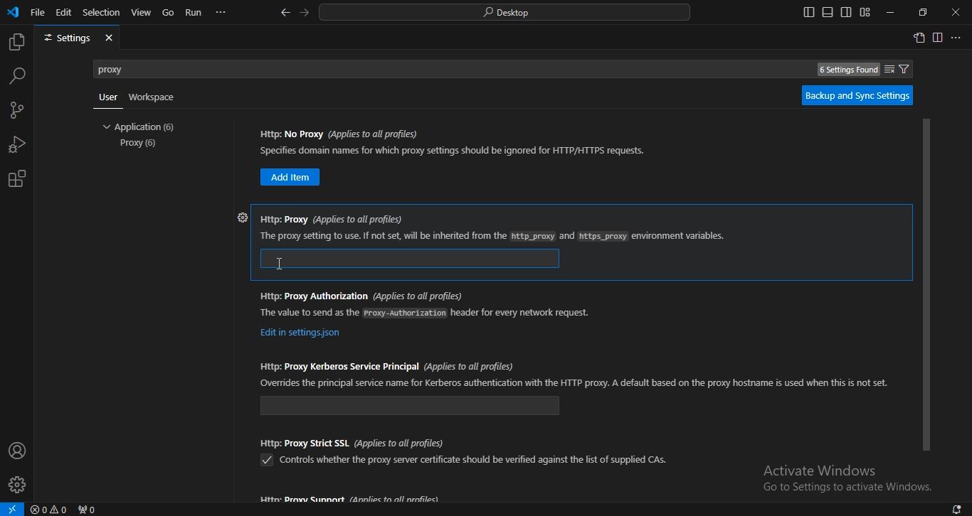 The image size is (972, 516). I want to click on https: proxy kerberos service principal, so click(386, 364).